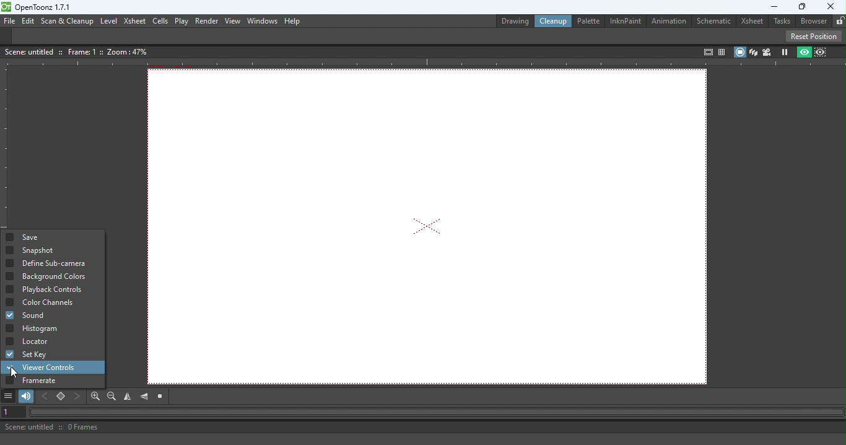 The image size is (846, 445). Describe the element at coordinates (627, 20) in the screenshot. I see `InknPaint` at that location.